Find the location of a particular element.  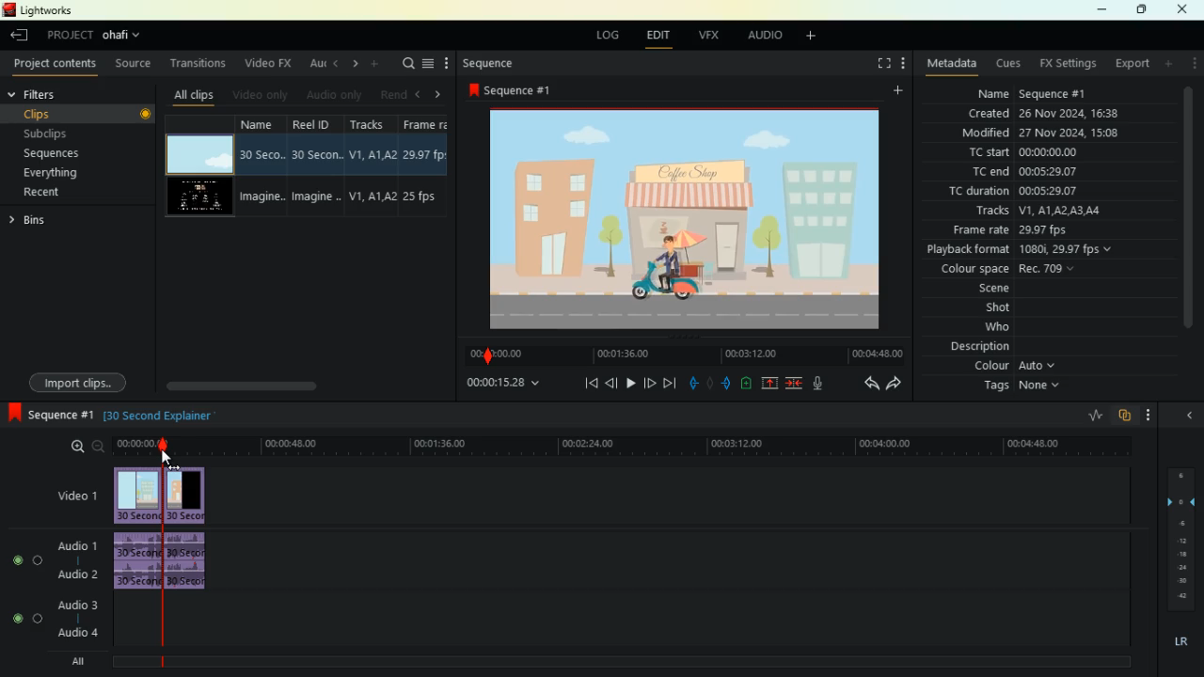

imagine.. is located at coordinates (261, 198).